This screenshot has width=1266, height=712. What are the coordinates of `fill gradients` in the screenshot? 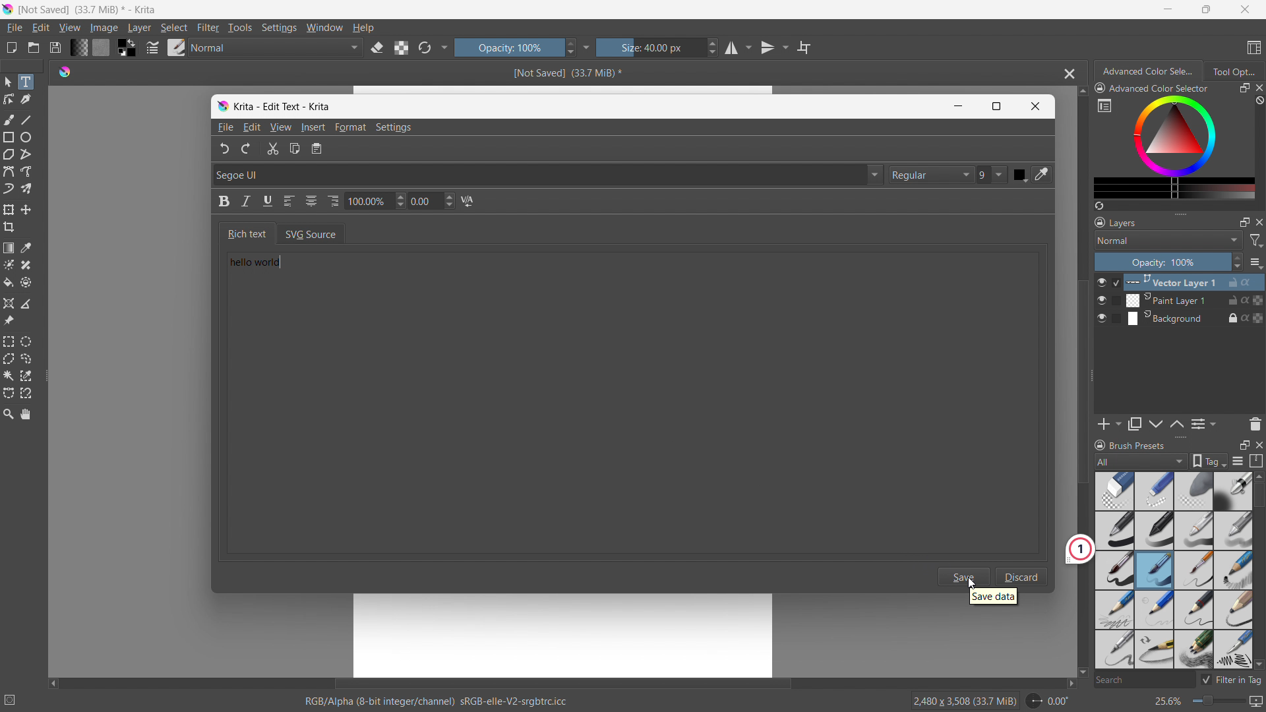 It's located at (78, 47).